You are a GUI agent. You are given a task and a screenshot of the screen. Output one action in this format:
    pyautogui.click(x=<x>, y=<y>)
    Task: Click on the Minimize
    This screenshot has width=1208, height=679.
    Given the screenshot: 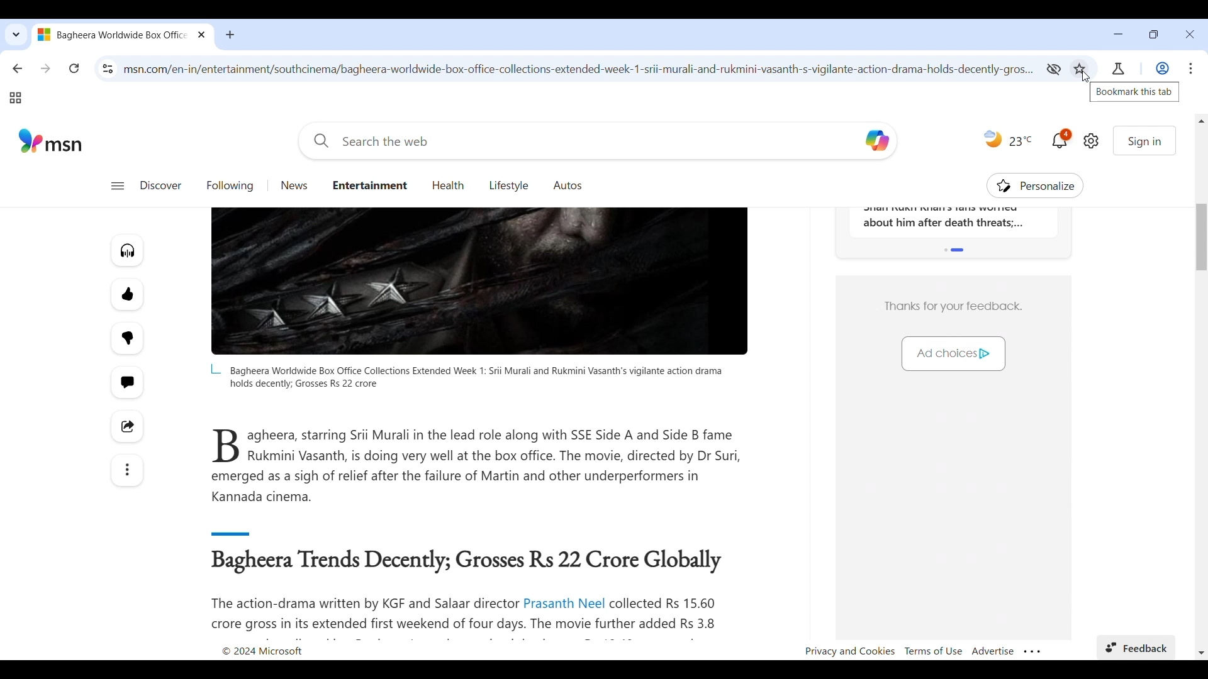 What is the action you would take?
    pyautogui.click(x=1118, y=34)
    